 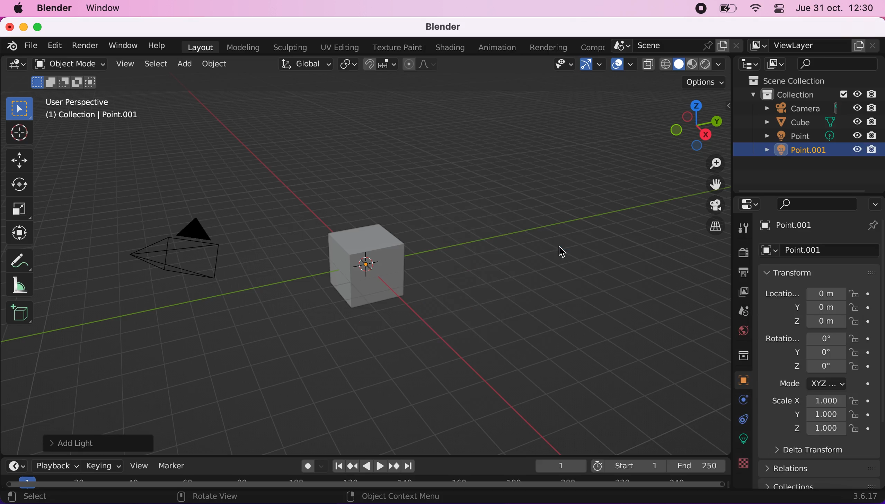 I want to click on minimize, so click(x=23, y=26).